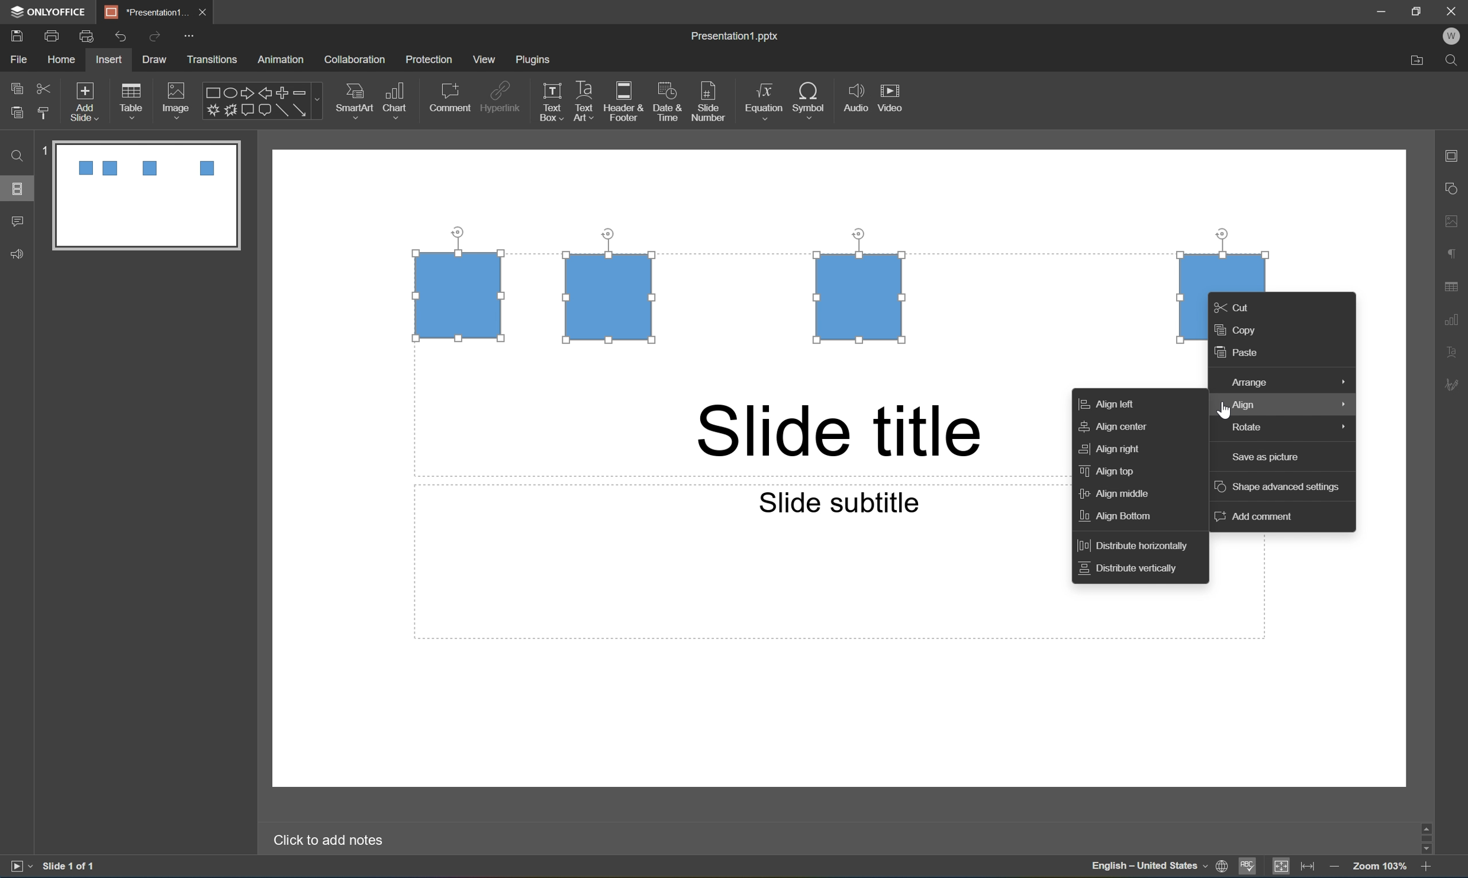 Image resolution: width=1468 pixels, height=878 pixels. What do you see at coordinates (1458, 353) in the screenshot?
I see `text art settings` at bounding box center [1458, 353].